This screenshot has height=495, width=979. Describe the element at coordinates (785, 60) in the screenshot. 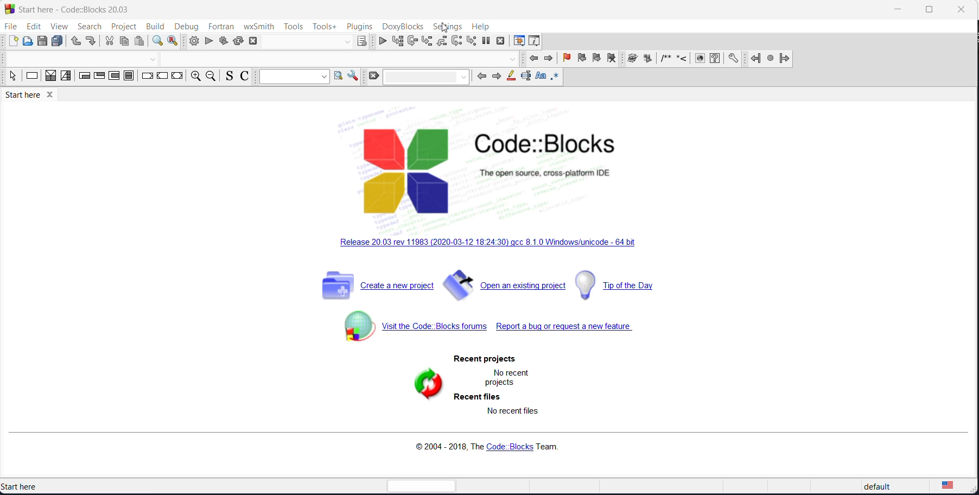

I see `jump forward` at that location.